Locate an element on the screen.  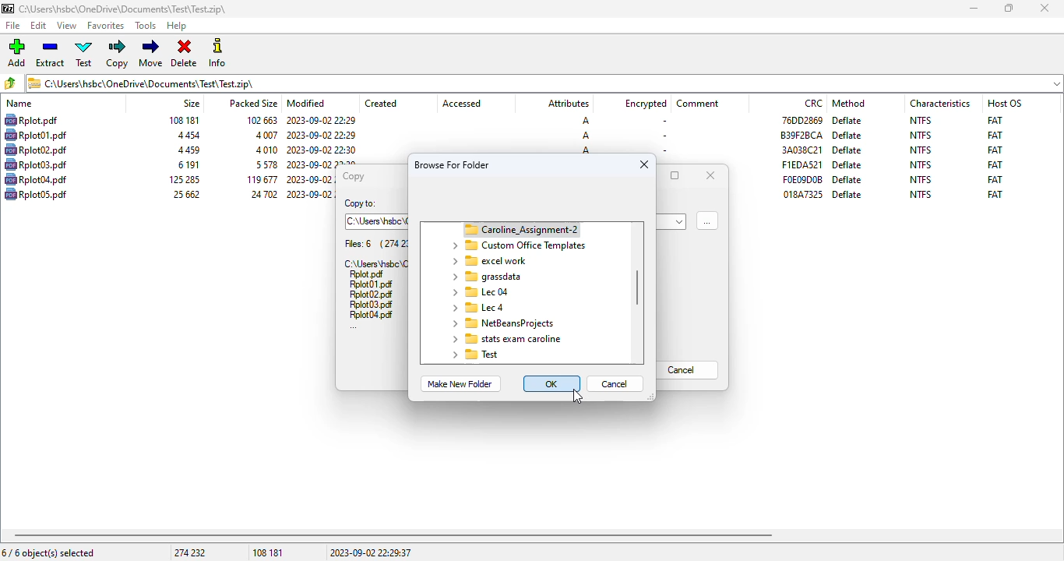
characteristics is located at coordinates (940, 103).